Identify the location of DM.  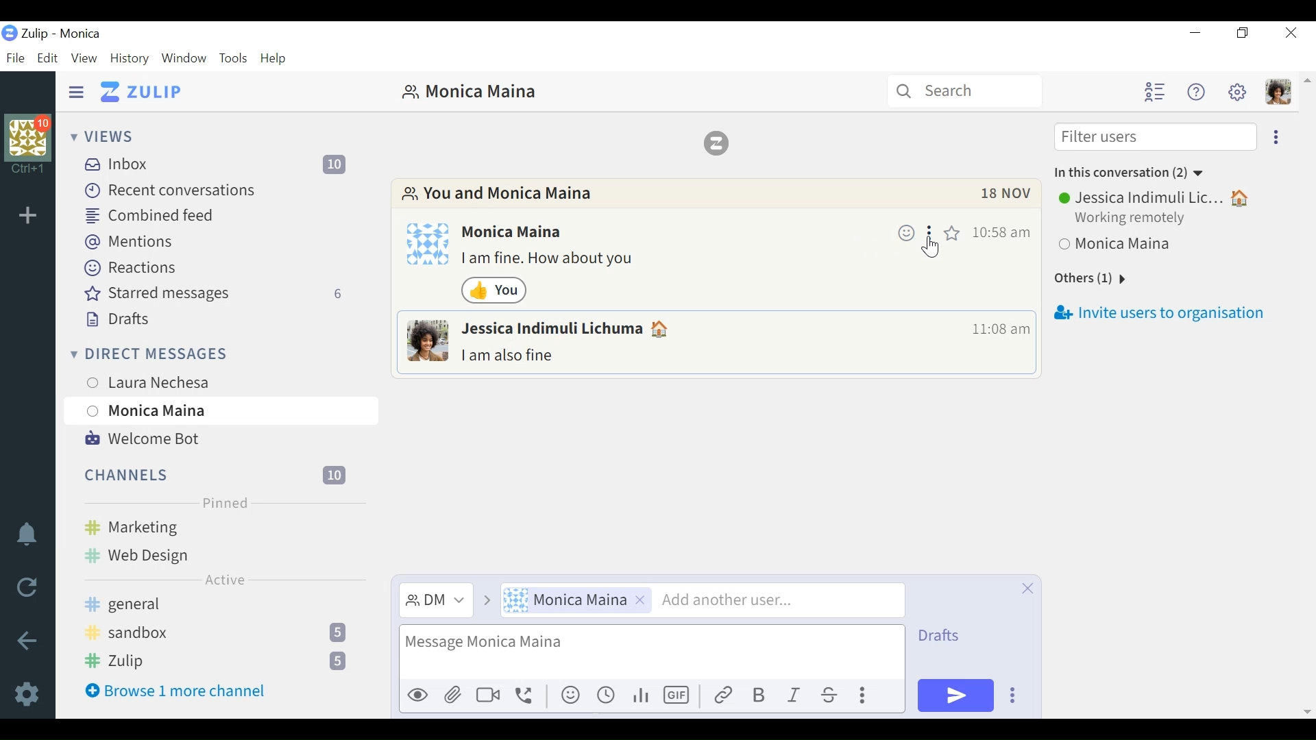
(439, 601).